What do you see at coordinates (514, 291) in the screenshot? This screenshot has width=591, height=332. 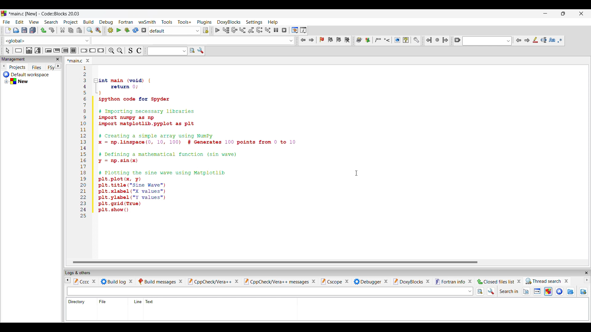 I see `` at bounding box center [514, 291].